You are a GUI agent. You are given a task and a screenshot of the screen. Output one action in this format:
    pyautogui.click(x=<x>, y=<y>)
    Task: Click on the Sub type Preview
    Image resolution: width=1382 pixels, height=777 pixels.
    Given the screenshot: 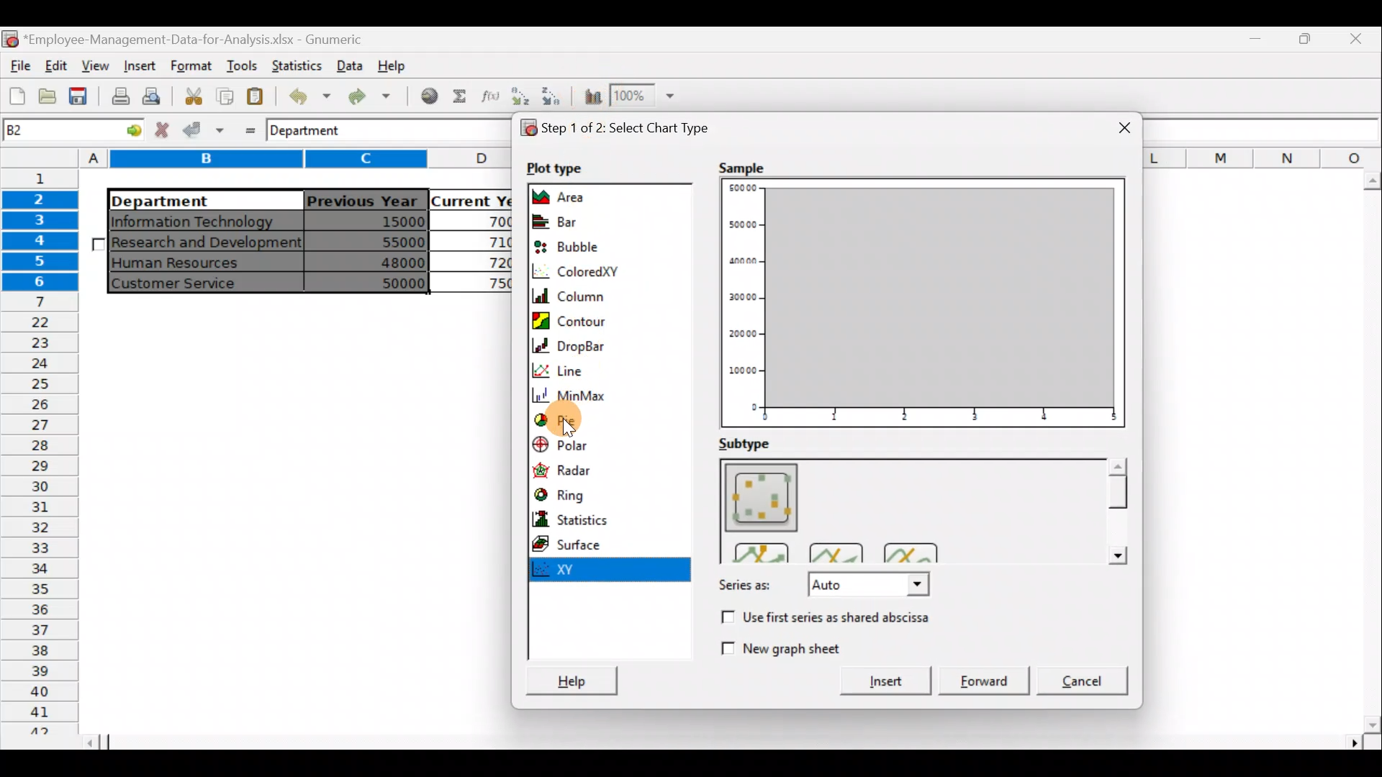 What is the action you would take?
    pyautogui.click(x=906, y=509)
    